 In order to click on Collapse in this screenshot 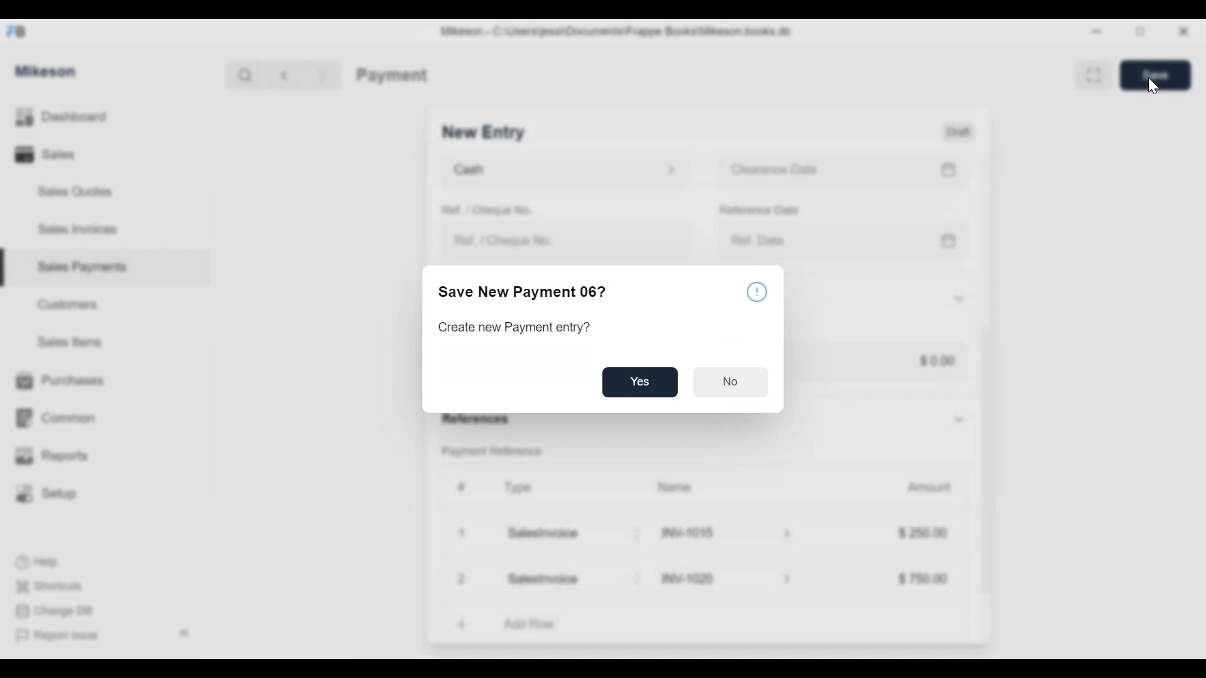, I will do `click(187, 634)`.